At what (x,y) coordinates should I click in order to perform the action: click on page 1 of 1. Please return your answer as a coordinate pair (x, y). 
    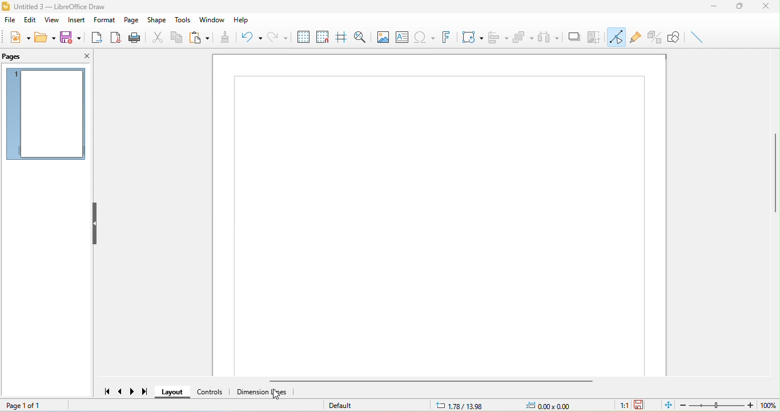
    Looking at the image, I should click on (32, 405).